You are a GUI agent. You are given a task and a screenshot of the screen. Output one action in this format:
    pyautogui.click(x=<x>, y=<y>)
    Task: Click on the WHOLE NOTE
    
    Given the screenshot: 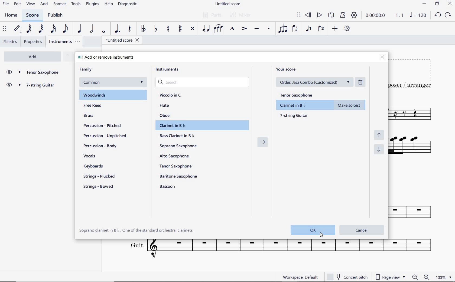 What is the action you would take?
    pyautogui.click(x=104, y=32)
    